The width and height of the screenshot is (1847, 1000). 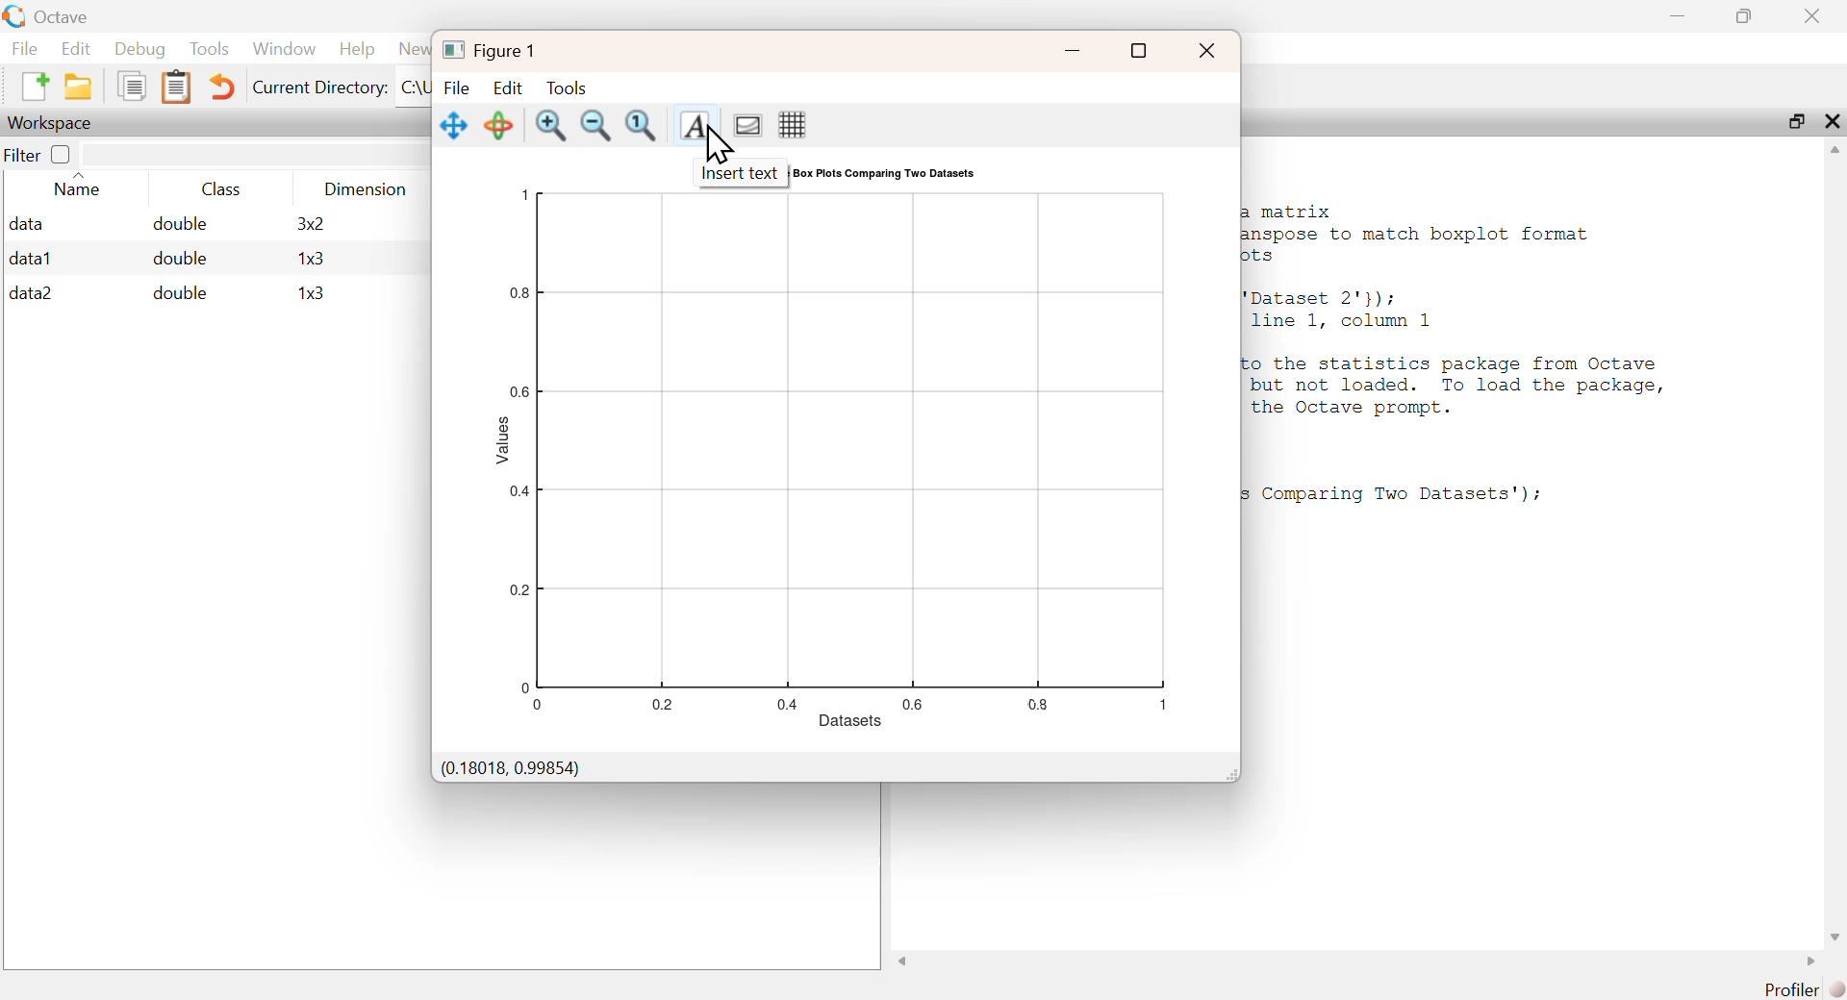 What do you see at coordinates (851, 451) in the screenshot?
I see `Graph` at bounding box center [851, 451].